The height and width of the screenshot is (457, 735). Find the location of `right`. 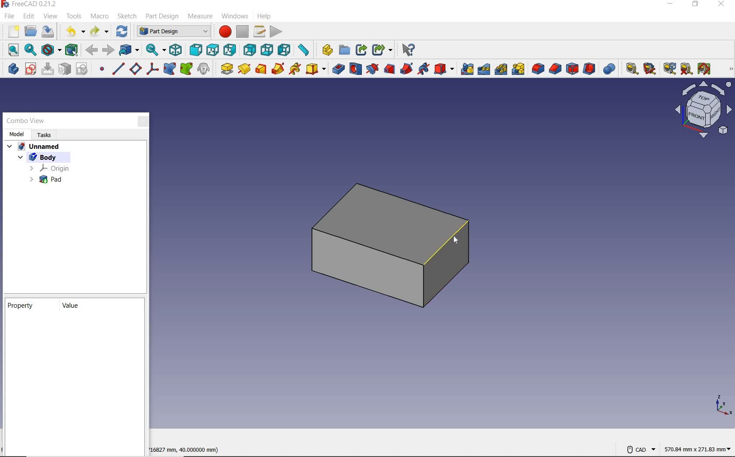

right is located at coordinates (230, 50).